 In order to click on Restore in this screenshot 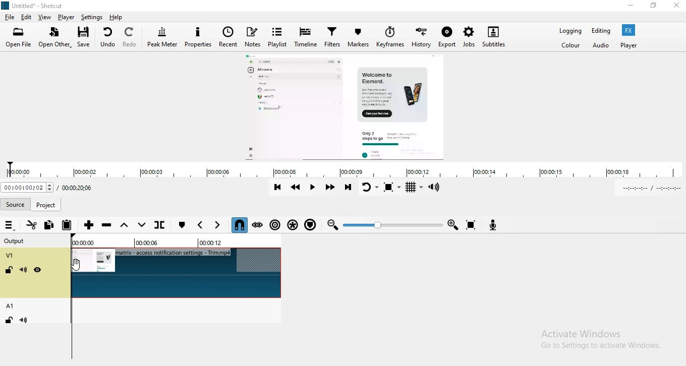, I will do `click(654, 7)`.